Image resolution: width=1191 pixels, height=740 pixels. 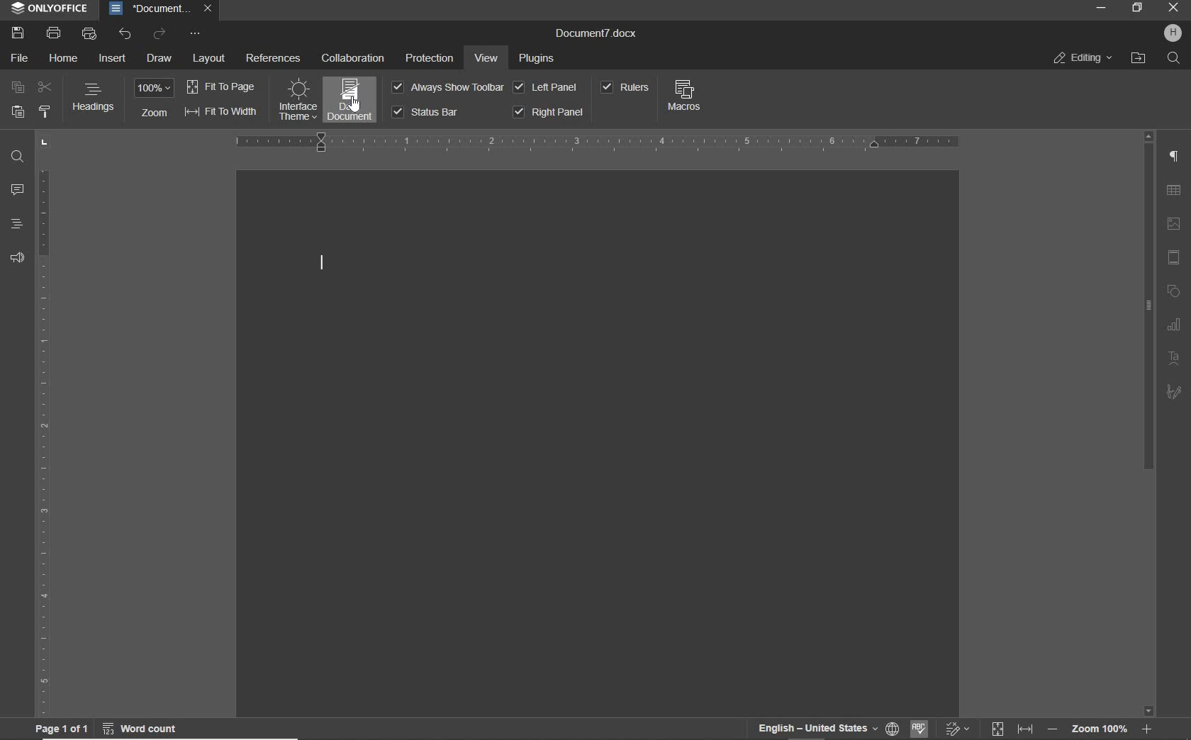 What do you see at coordinates (1103, 729) in the screenshot?
I see `ZOOM OUT OR ZOOM IN` at bounding box center [1103, 729].